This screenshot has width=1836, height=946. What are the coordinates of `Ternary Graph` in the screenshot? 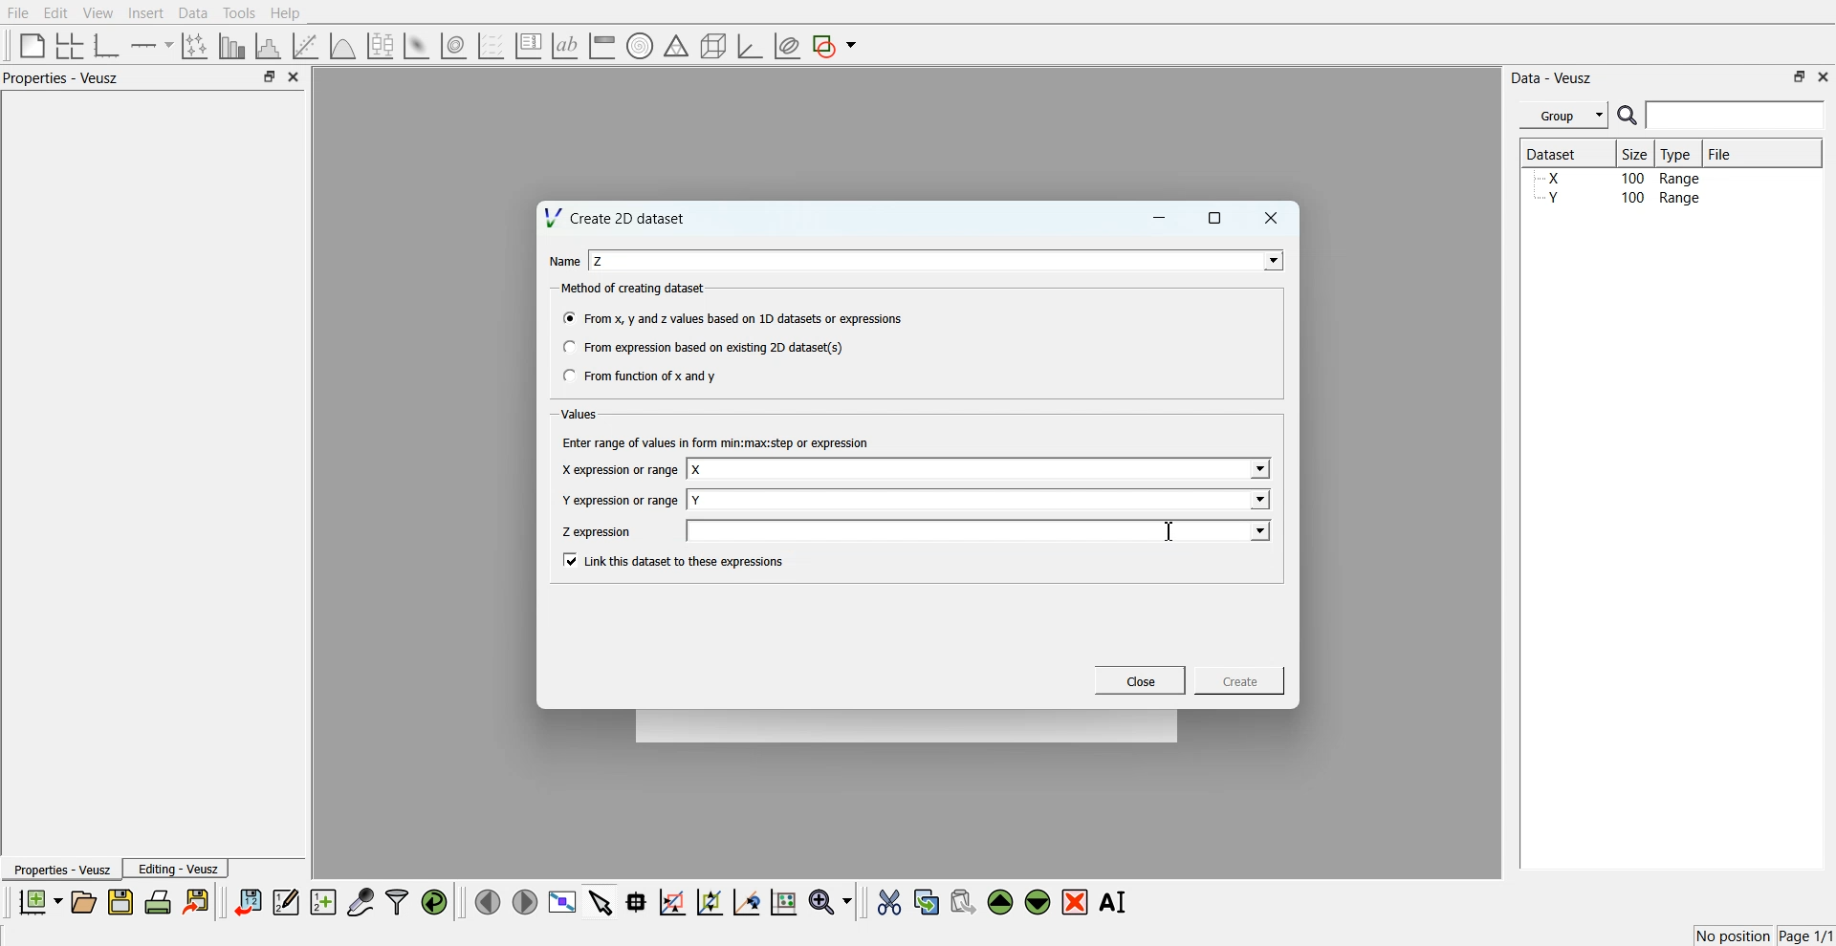 It's located at (676, 45).